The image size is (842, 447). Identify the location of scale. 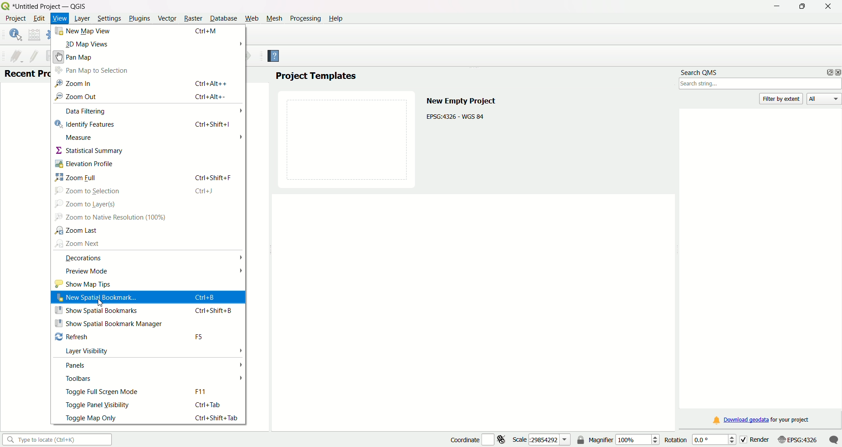
(542, 439).